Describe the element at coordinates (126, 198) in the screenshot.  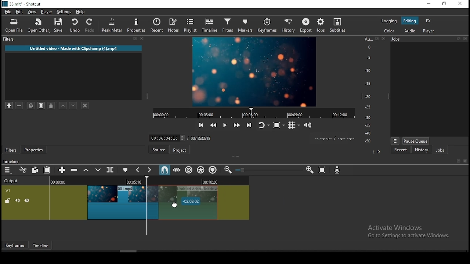
I see `video track` at that location.